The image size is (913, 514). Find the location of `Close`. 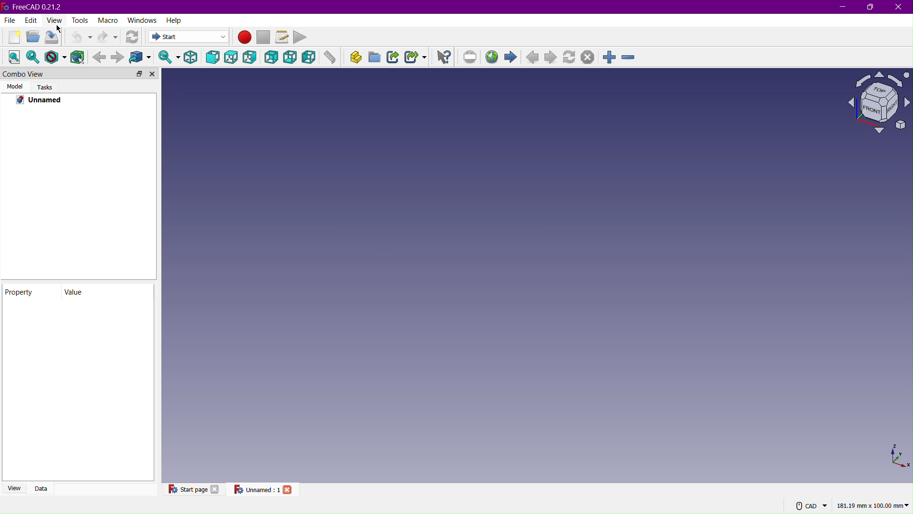

Close is located at coordinates (899, 6).